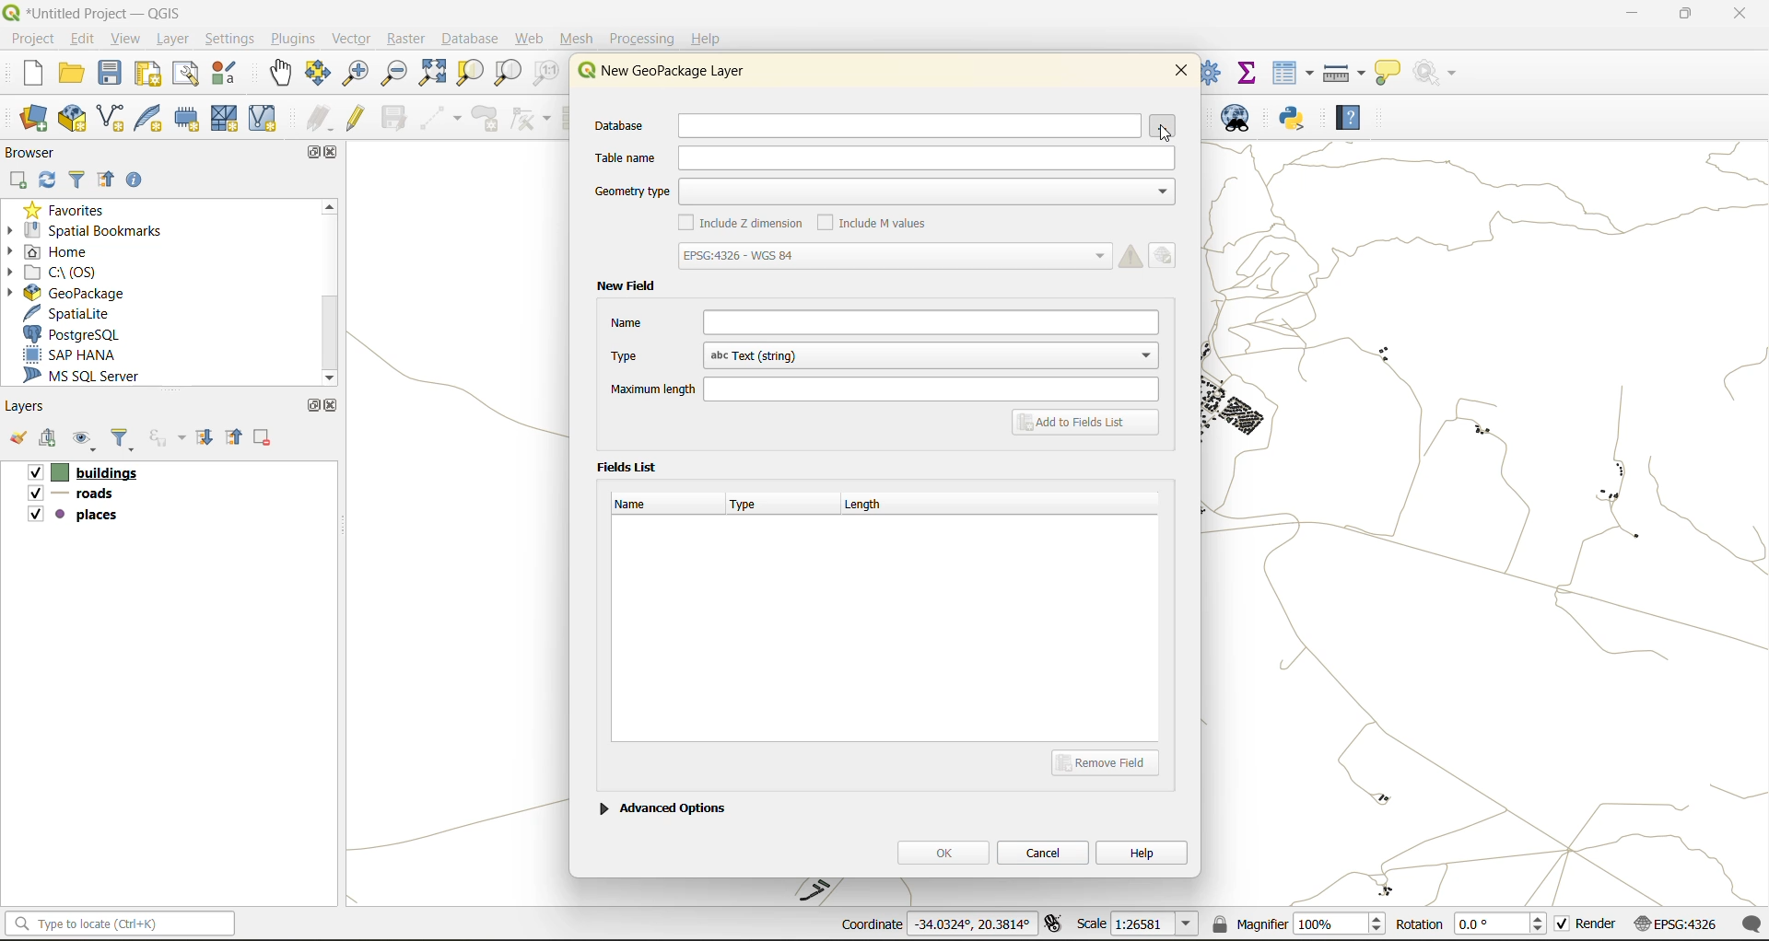 The image size is (1769, 941). Describe the element at coordinates (1248, 74) in the screenshot. I see `statistical summary` at that location.